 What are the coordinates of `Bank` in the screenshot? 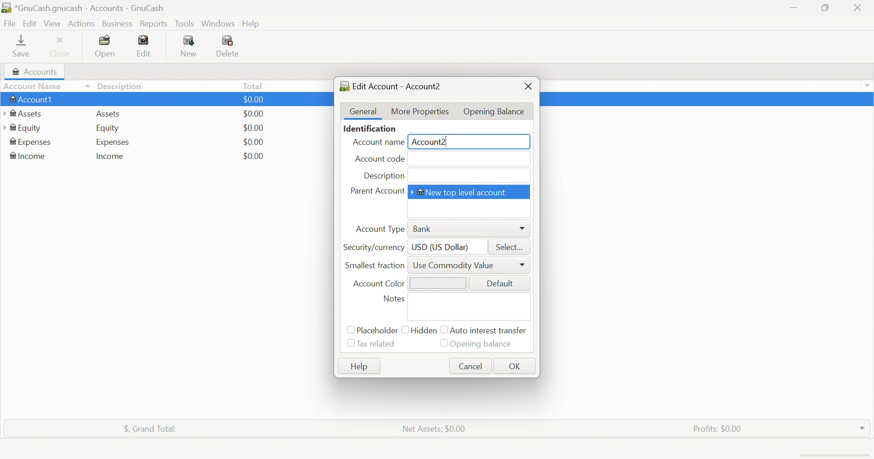 It's located at (424, 229).